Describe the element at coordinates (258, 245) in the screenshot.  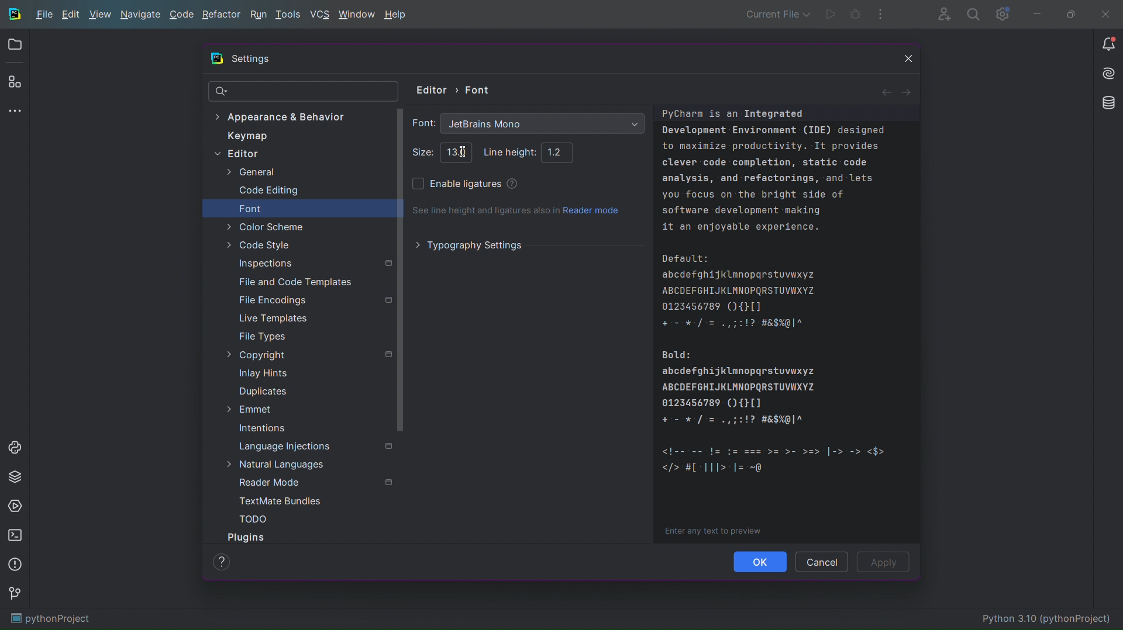
I see `Code Style` at that location.